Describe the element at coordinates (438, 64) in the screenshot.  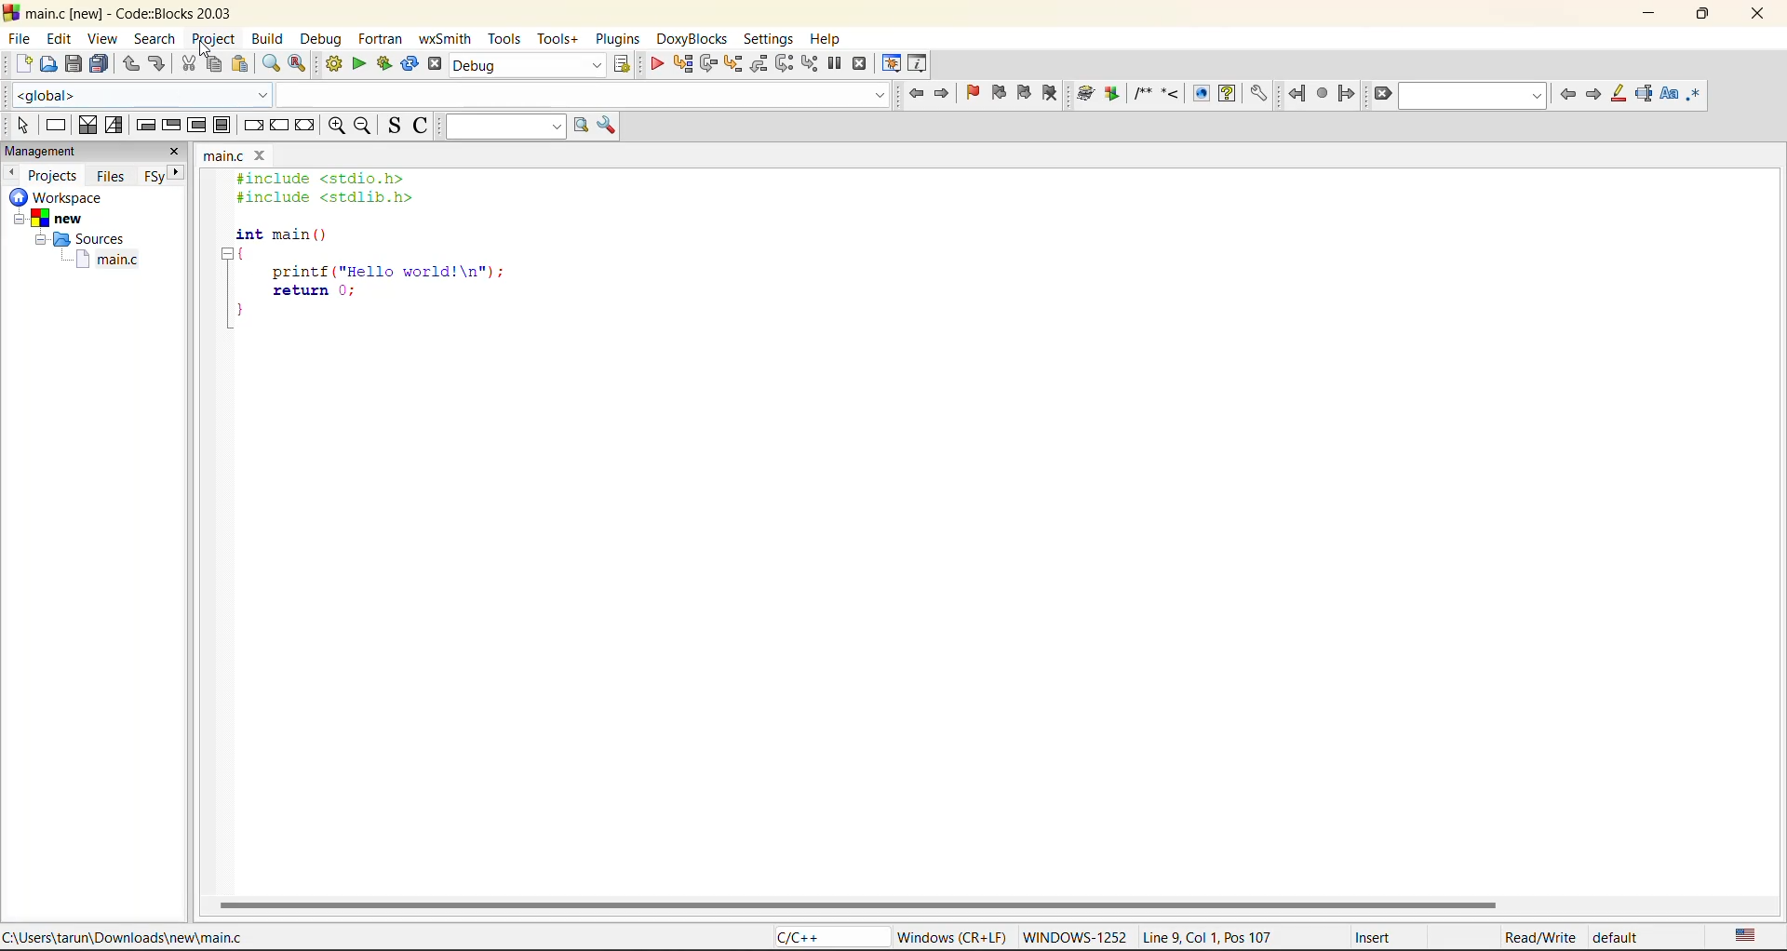
I see `abort` at that location.